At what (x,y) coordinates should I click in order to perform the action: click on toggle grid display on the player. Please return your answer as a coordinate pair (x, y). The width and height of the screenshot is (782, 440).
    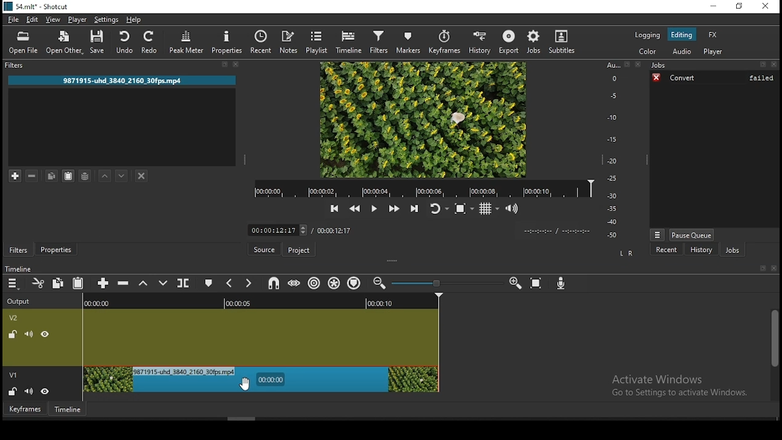
    Looking at the image, I should click on (489, 210).